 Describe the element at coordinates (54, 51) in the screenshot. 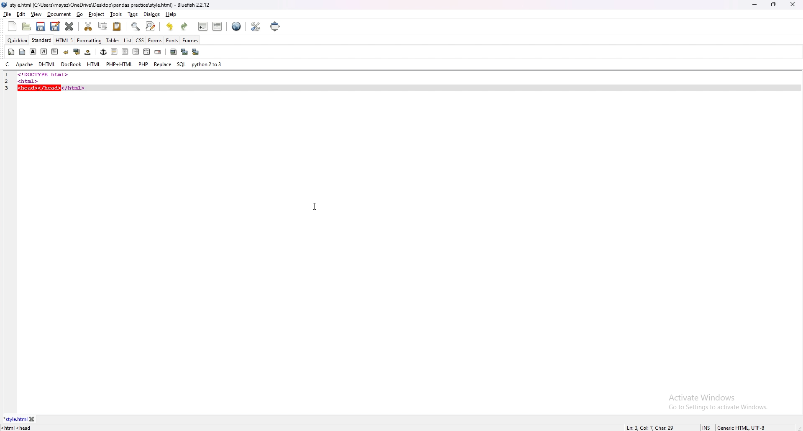

I see `paragraph` at that location.